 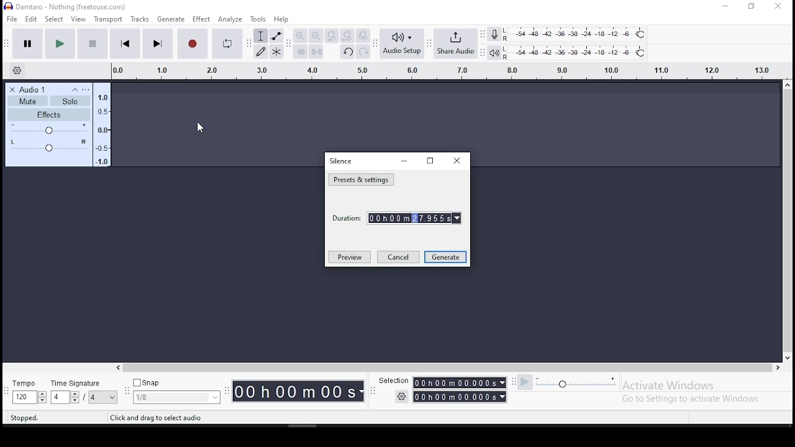 I want to click on skip to end, so click(x=158, y=43).